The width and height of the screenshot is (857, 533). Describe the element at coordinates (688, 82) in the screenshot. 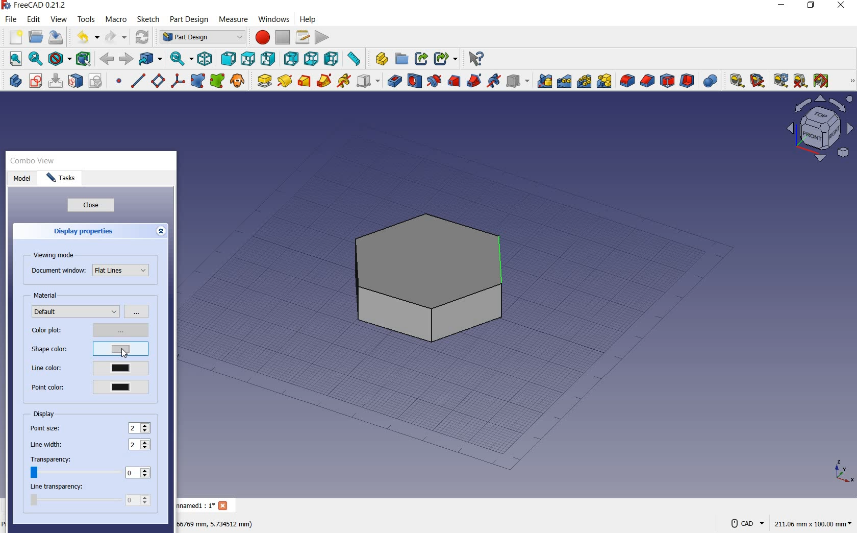

I see `thickness` at that location.